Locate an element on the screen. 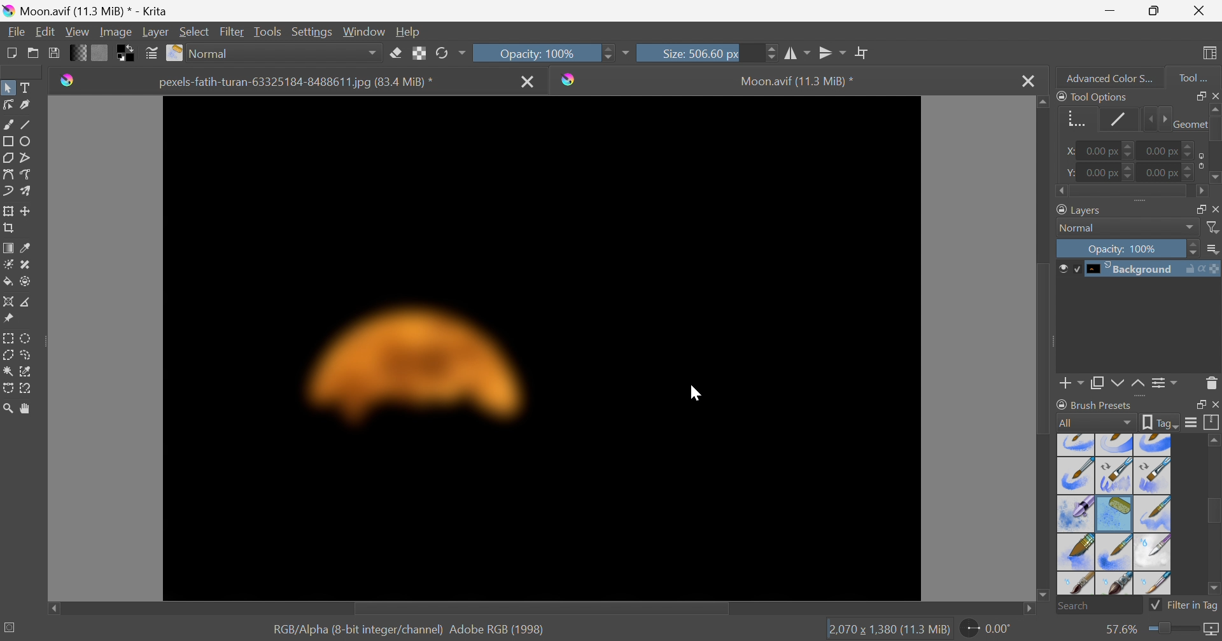  Enclose and fill tool is located at coordinates (25, 282).